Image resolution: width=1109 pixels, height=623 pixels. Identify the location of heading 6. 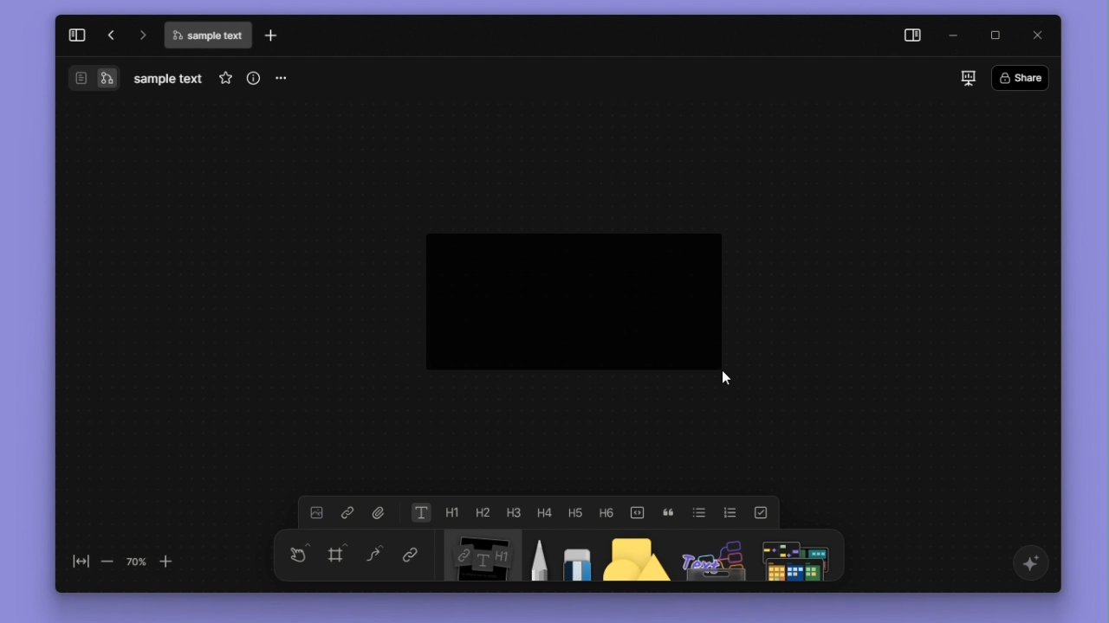
(608, 511).